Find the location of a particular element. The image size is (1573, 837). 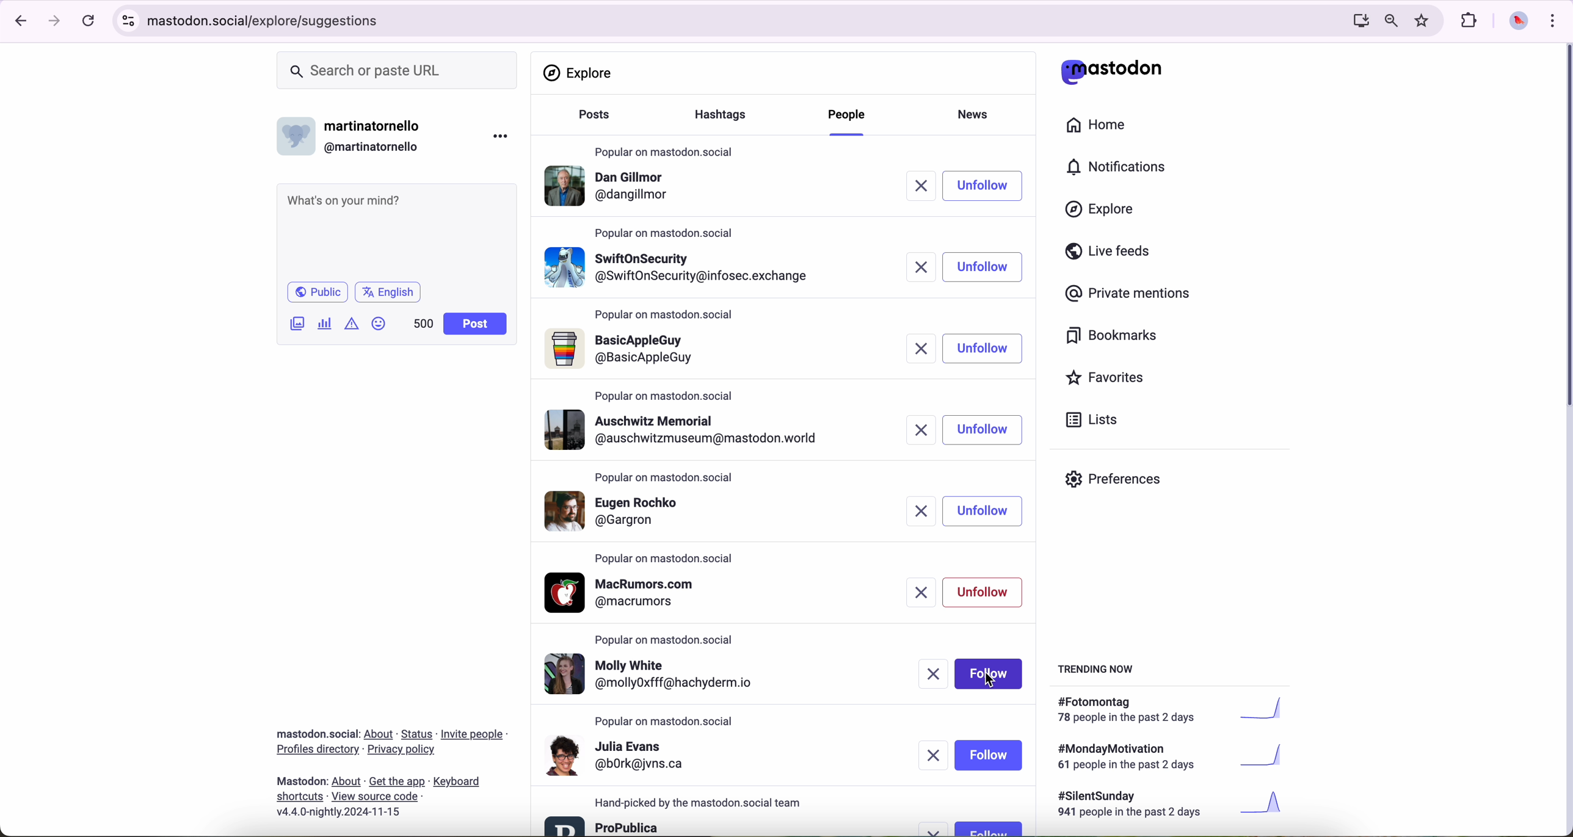

remove is located at coordinates (933, 675).